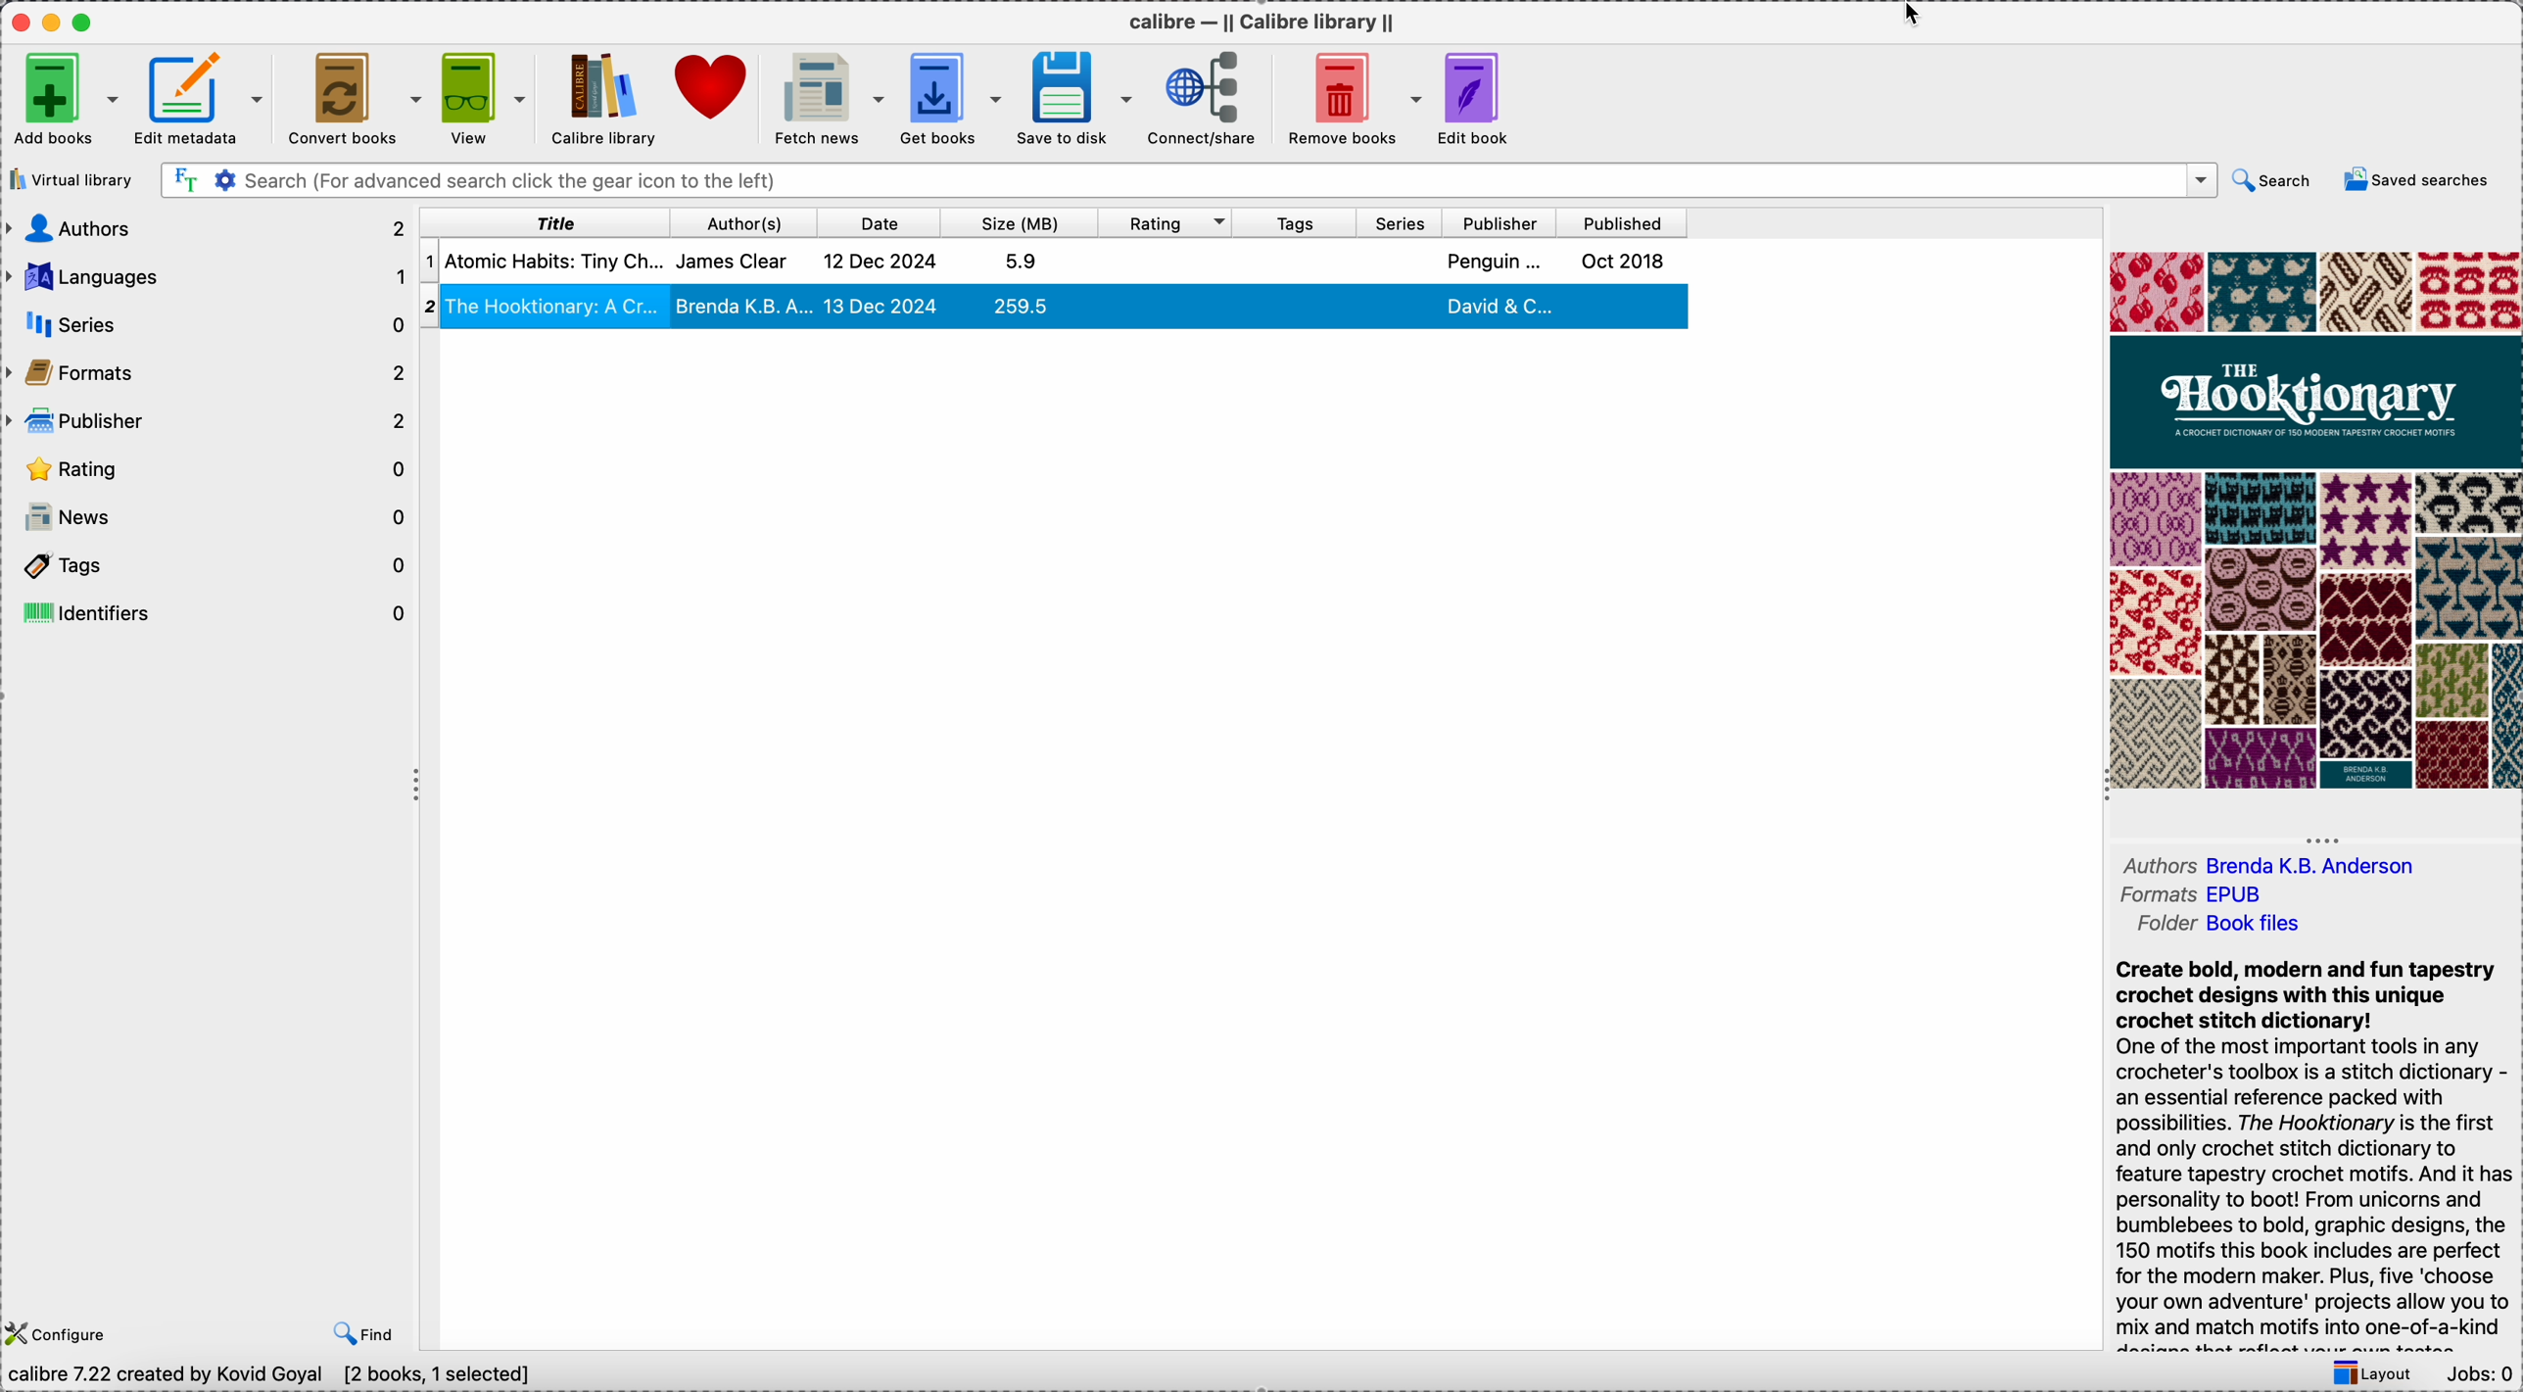 This screenshot has height=1392, width=2523. I want to click on donate, so click(711, 88).